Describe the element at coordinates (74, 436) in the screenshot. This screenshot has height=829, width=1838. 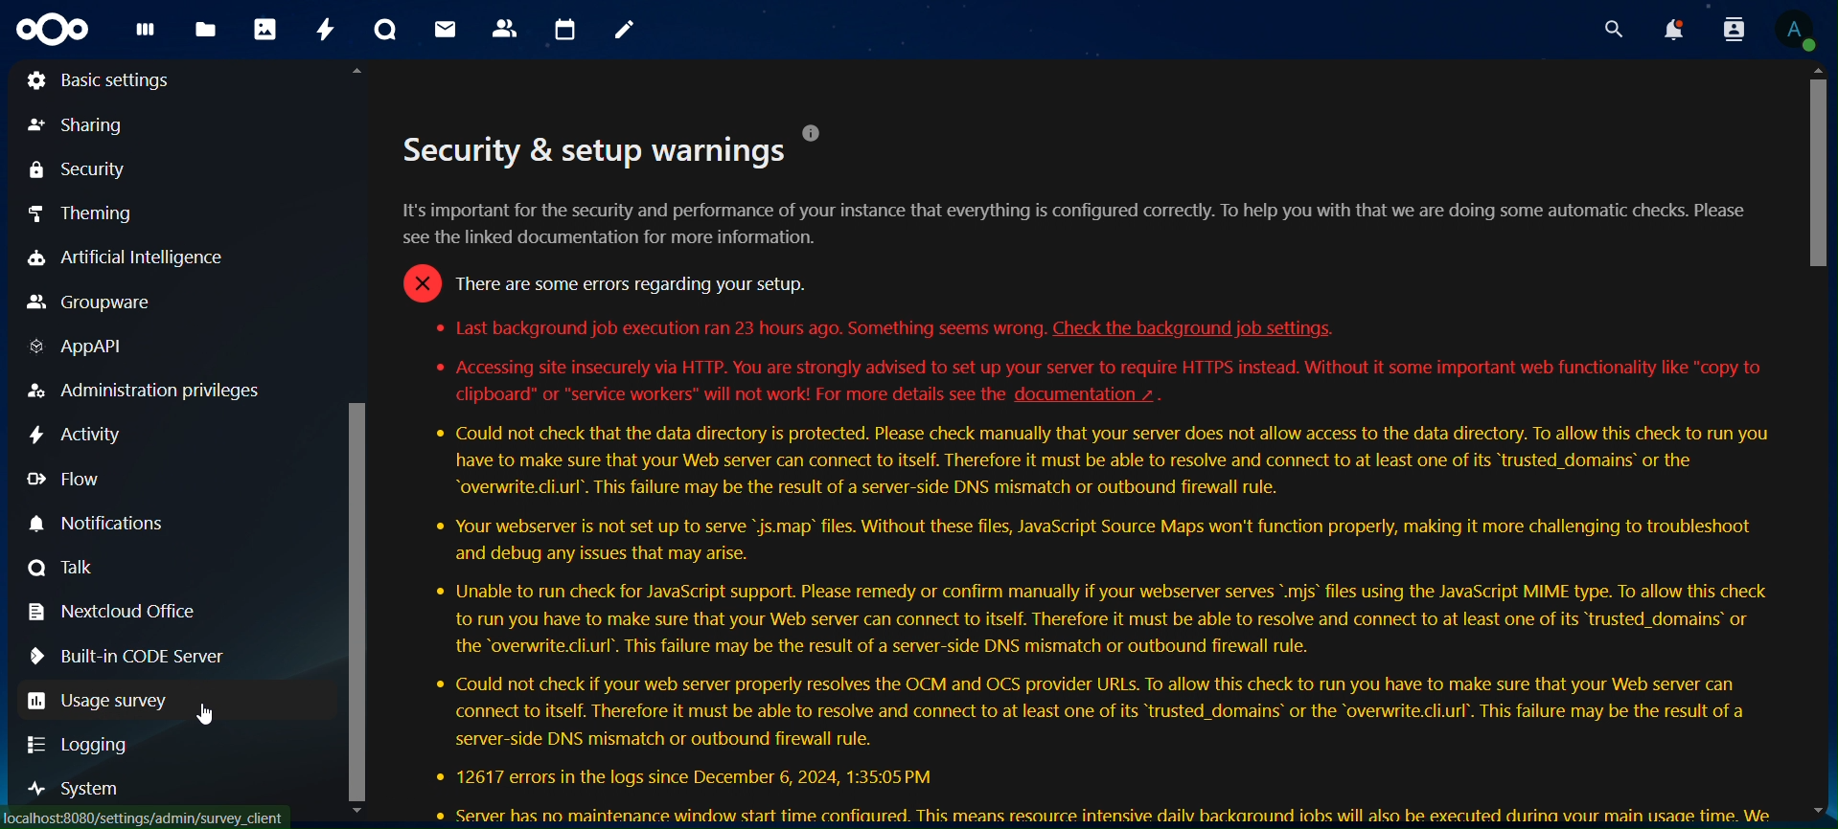
I see `activity` at that location.